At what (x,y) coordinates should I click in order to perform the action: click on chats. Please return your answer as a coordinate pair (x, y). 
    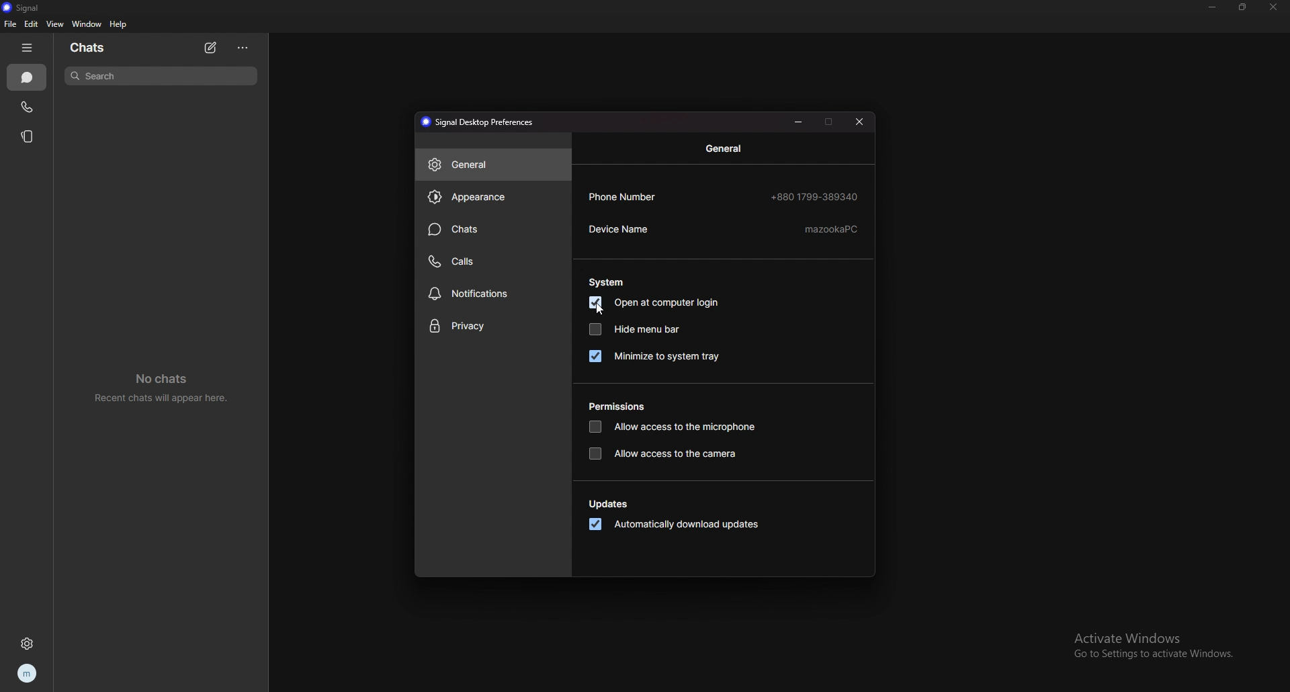
    Looking at the image, I should click on (89, 48).